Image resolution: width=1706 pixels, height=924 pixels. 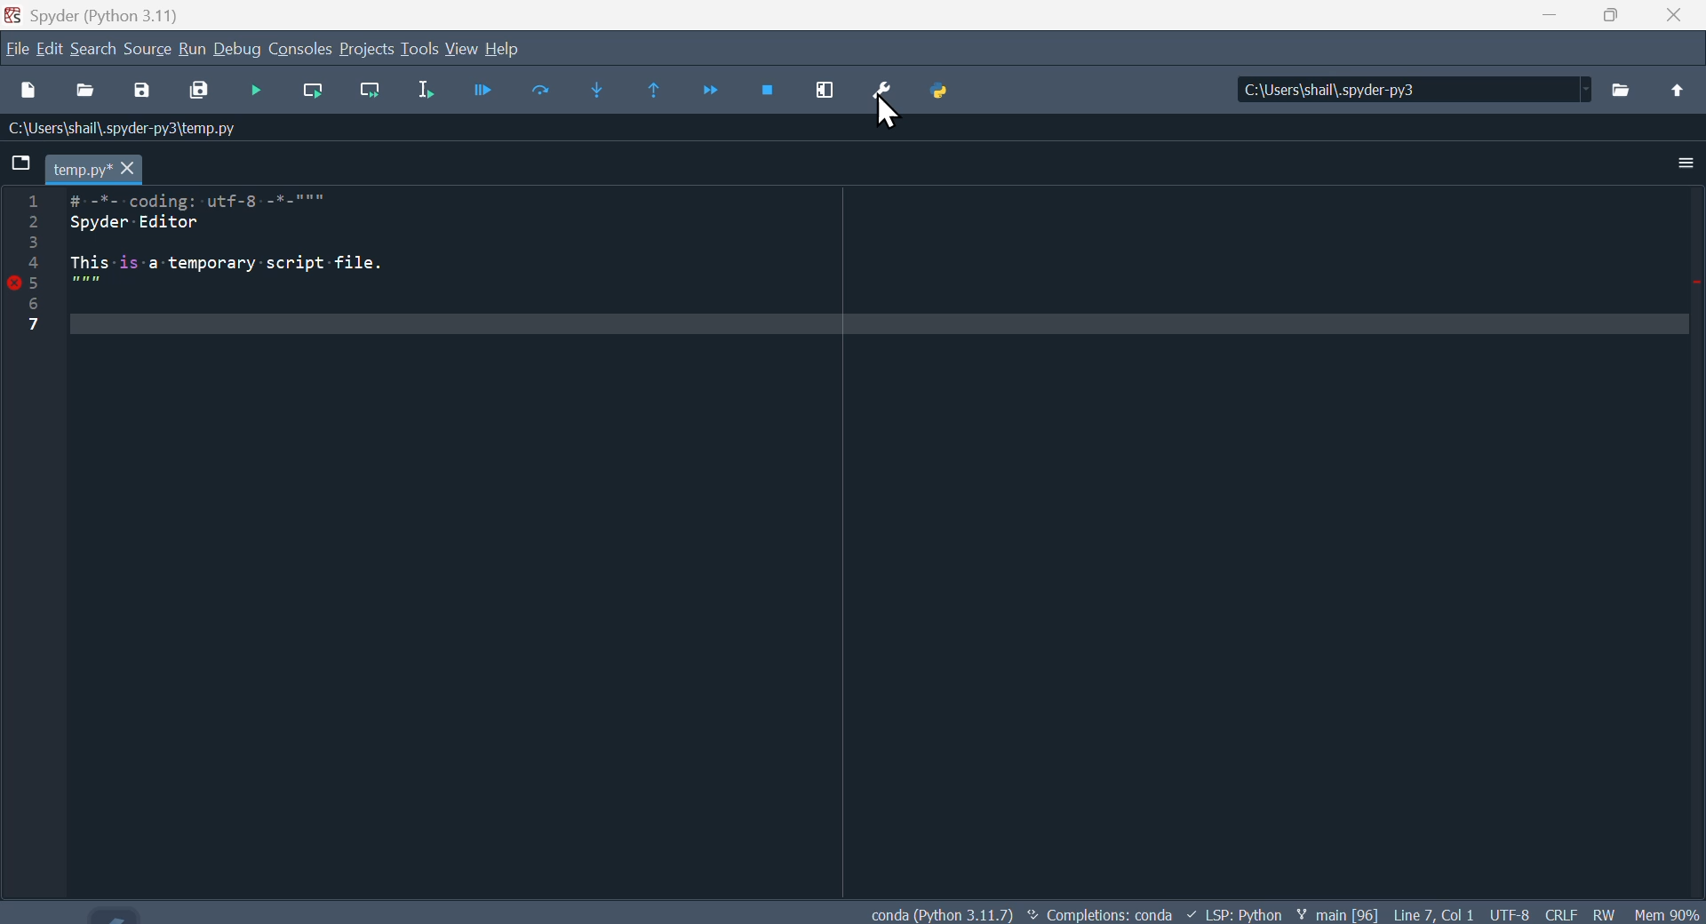 I want to click on Run current line and go to the next one, so click(x=371, y=87).